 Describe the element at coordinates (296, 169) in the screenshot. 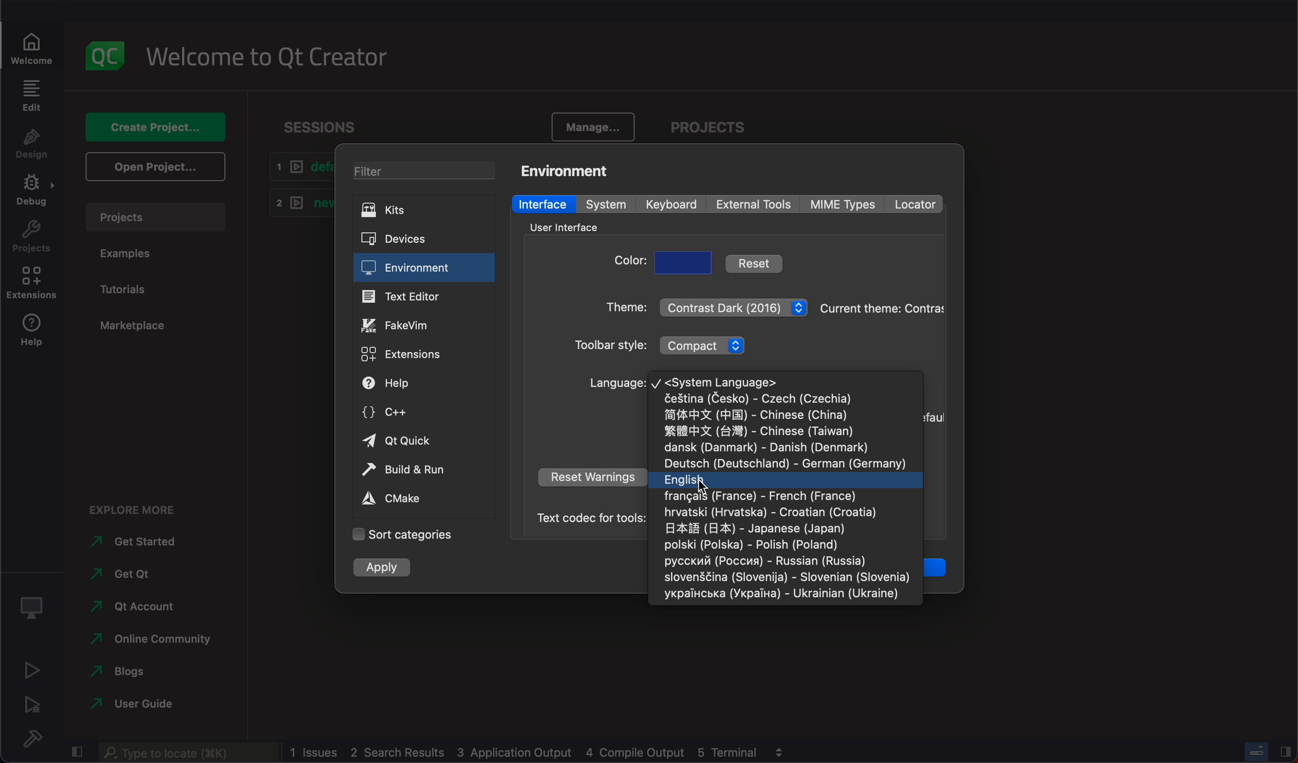

I see `default` at that location.